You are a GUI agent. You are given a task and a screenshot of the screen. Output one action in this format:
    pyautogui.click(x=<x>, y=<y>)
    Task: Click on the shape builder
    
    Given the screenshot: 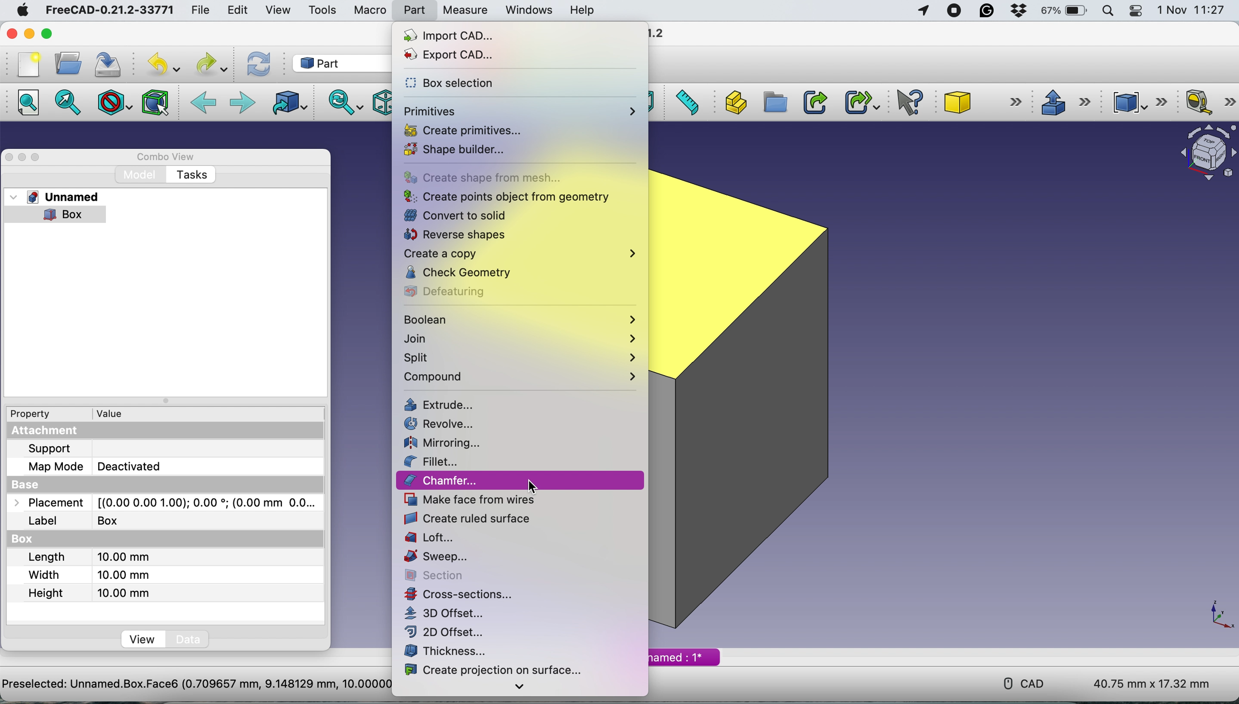 What is the action you would take?
    pyautogui.click(x=462, y=149)
    